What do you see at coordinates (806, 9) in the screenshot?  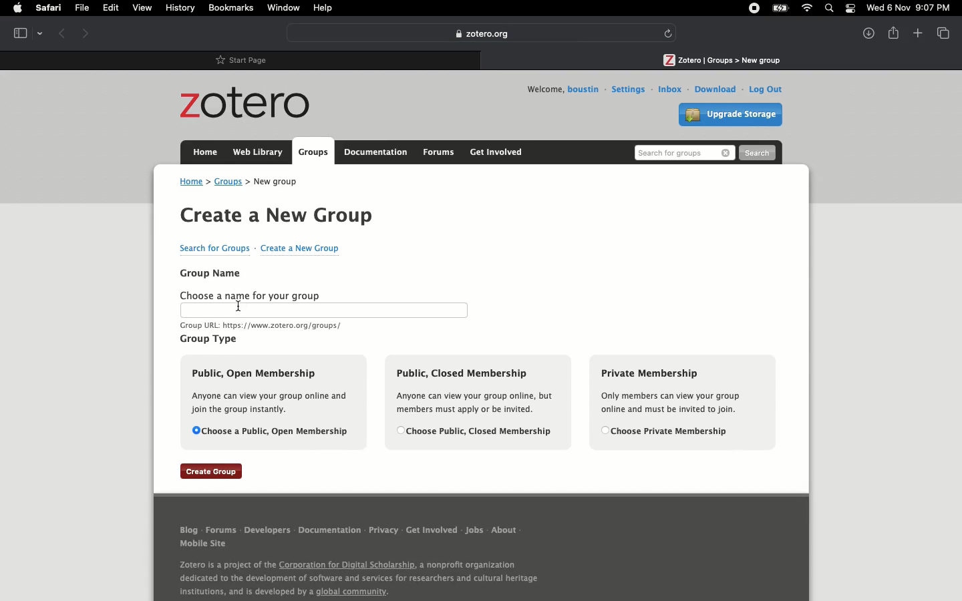 I see `Internet` at bounding box center [806, 9].